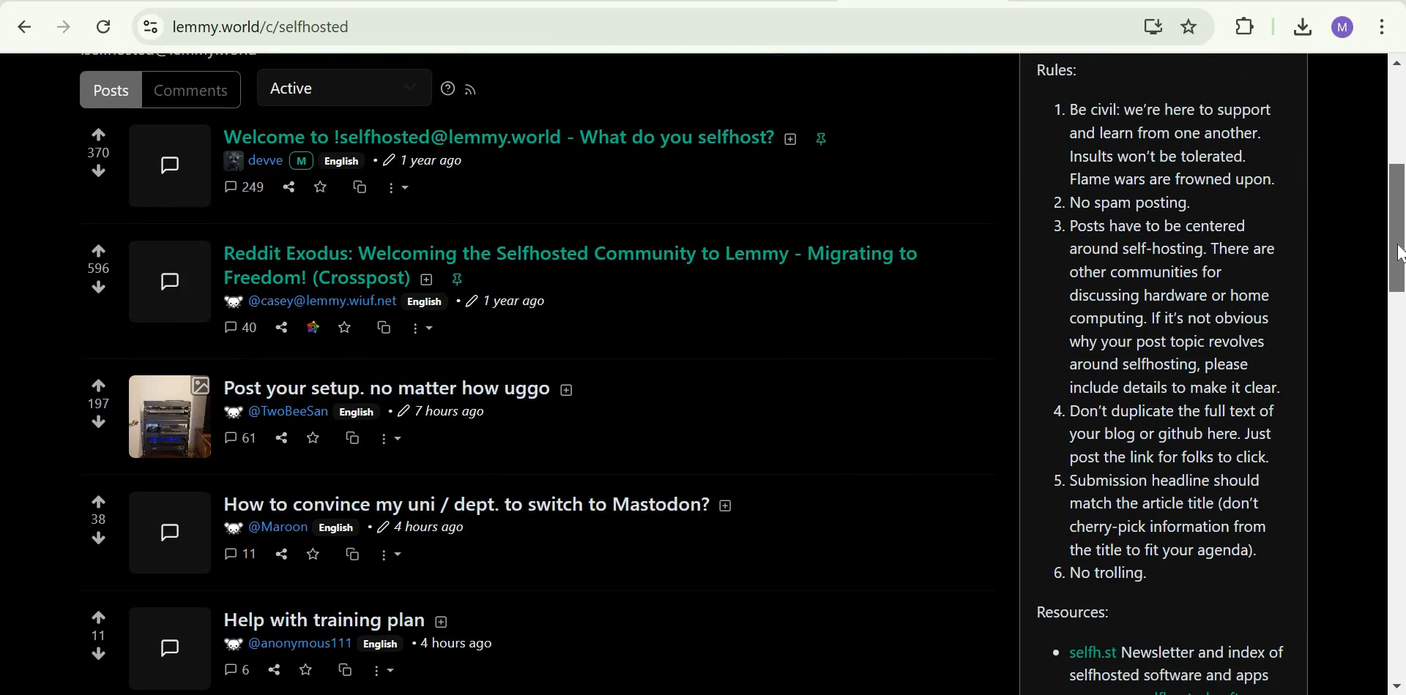 This screenshot has height=695, width=1406. What do you see at coordinates (289, 187) in the screenshot?
I see `share` at bounding box center [289, 187].